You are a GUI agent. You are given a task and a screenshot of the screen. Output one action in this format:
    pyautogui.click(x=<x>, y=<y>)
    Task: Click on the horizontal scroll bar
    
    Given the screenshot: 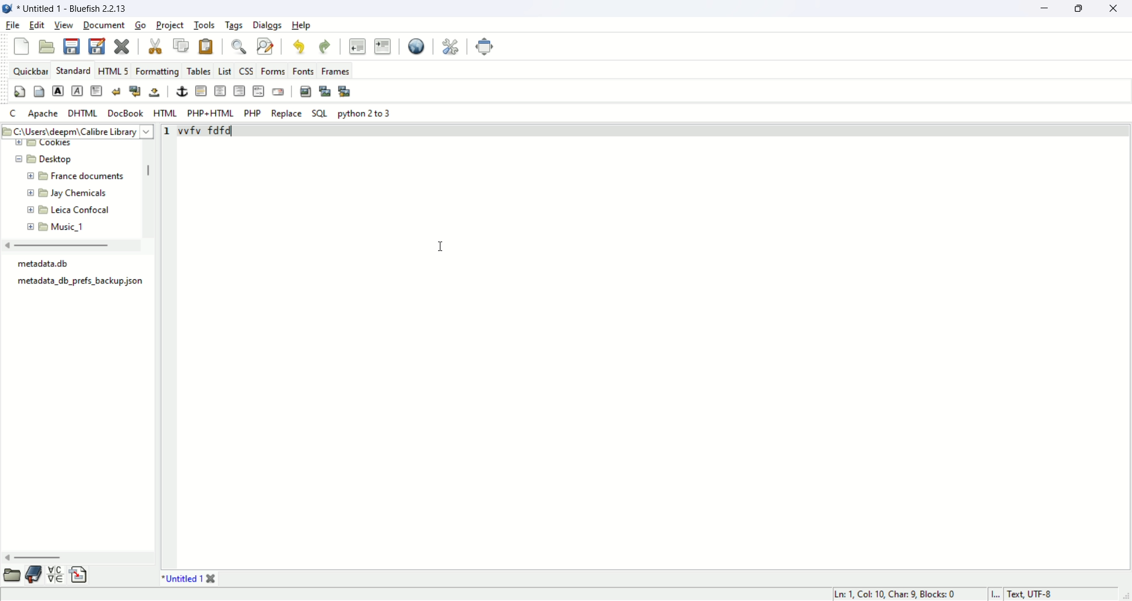 What is the action you would take?
    pyautogui.click(x=37, y=558)
    